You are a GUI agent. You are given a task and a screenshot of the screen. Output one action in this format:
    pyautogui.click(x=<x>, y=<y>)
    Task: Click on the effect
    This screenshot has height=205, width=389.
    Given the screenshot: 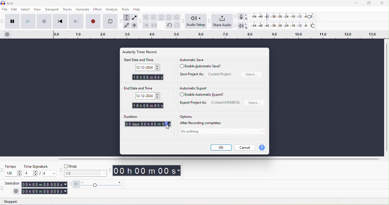 What is the action you would take?
    pyautogui.click(x=97, y=10)
    